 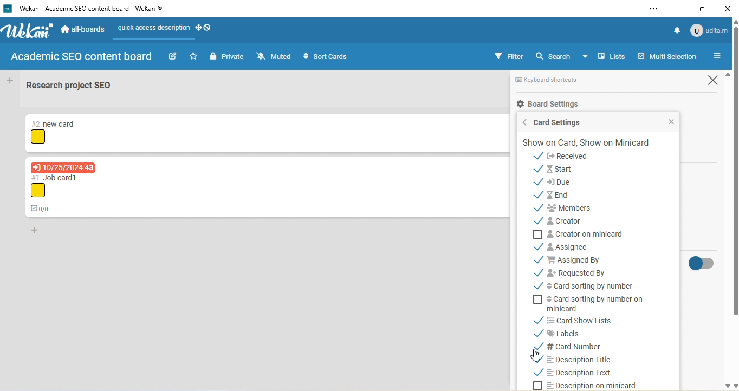 What do you see at coordinates (274, 56) in the screenshot?
I see `muted` at bounding box center [274, 56].